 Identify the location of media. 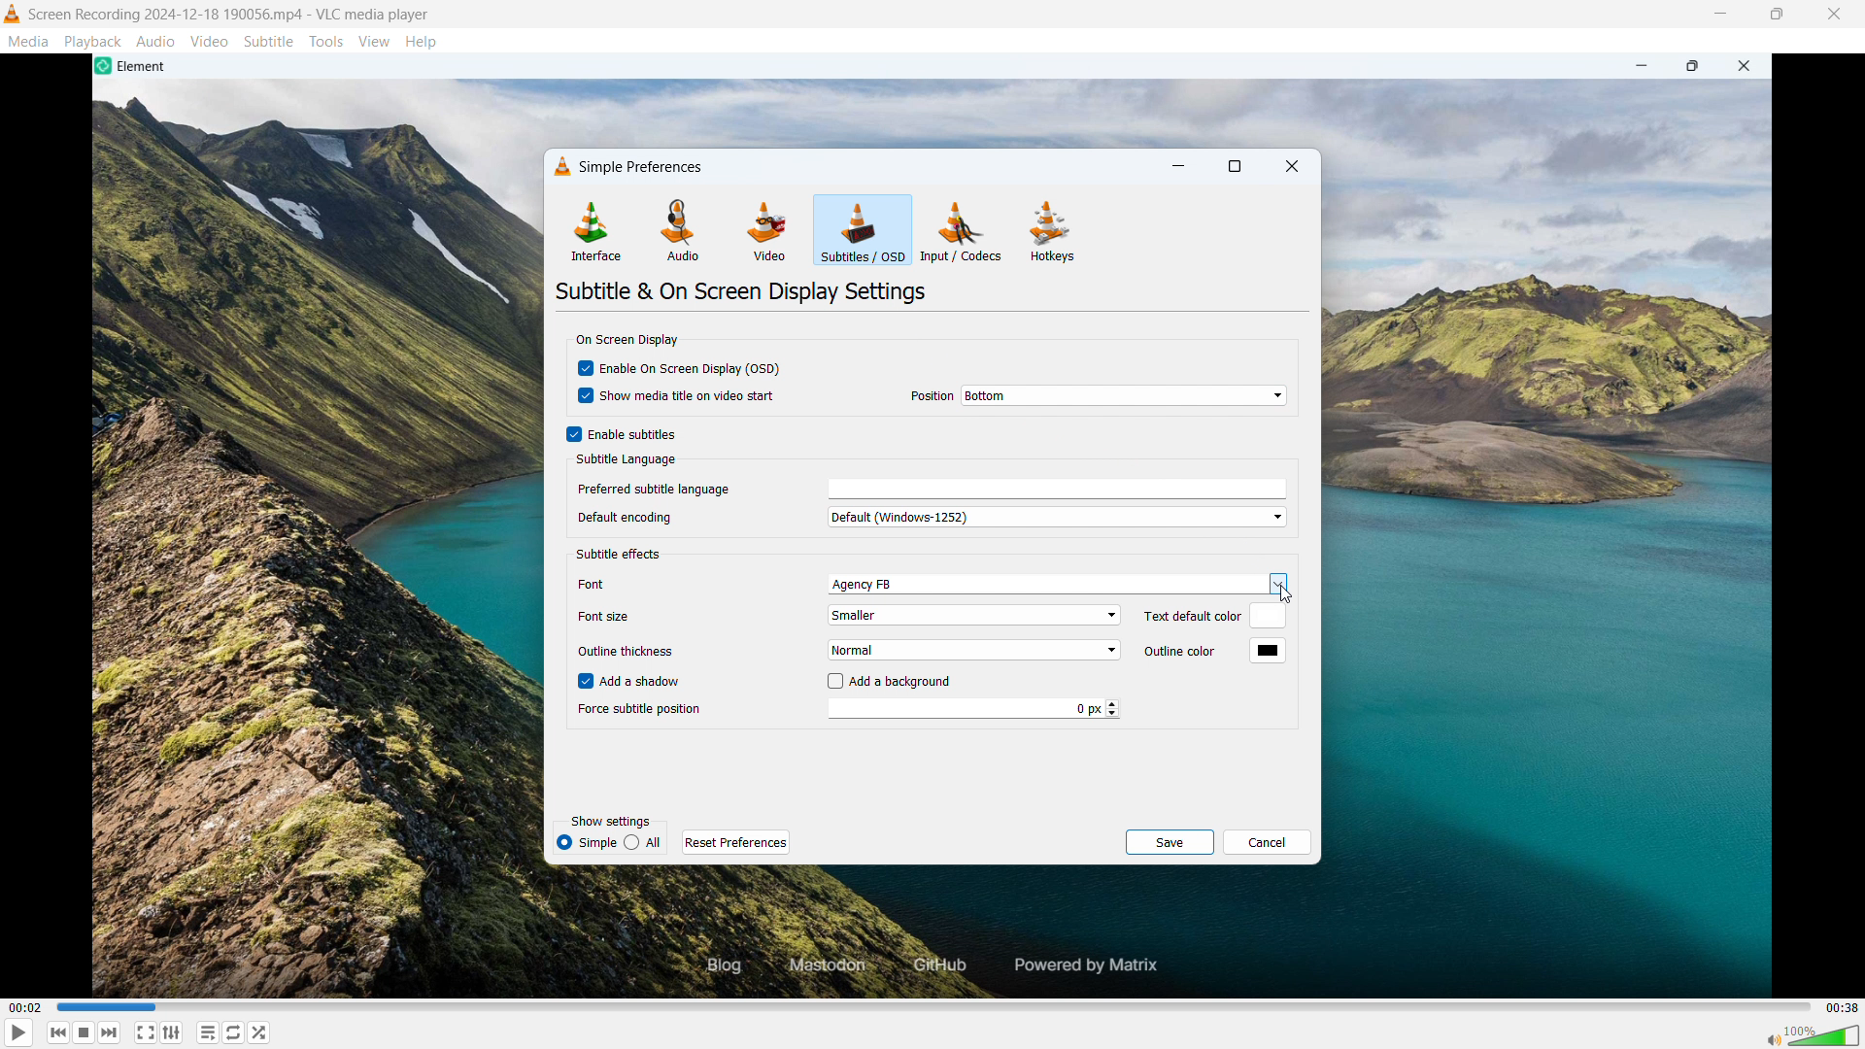
(29, 41).